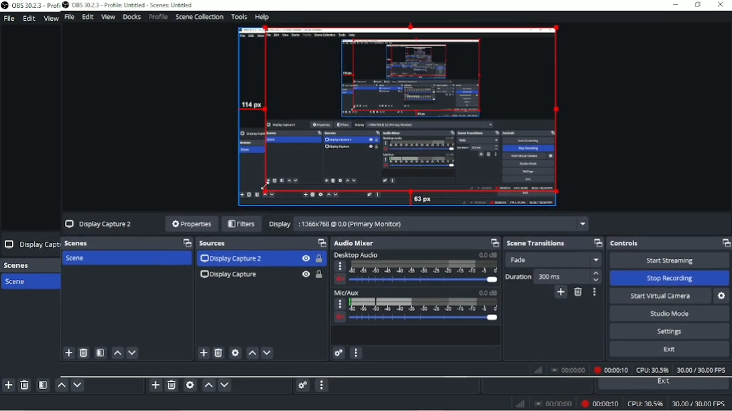  What do you see at coordinates (84, 259) in the screenshot?
I see `Scene` at bounding box center [84, 259].